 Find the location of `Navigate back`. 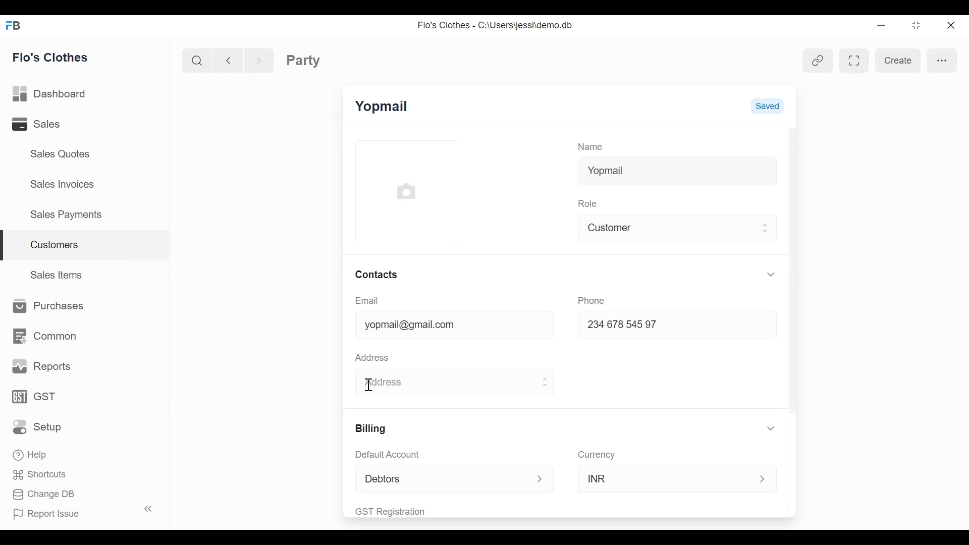

Navigate back is located at coordinates (227, 60).